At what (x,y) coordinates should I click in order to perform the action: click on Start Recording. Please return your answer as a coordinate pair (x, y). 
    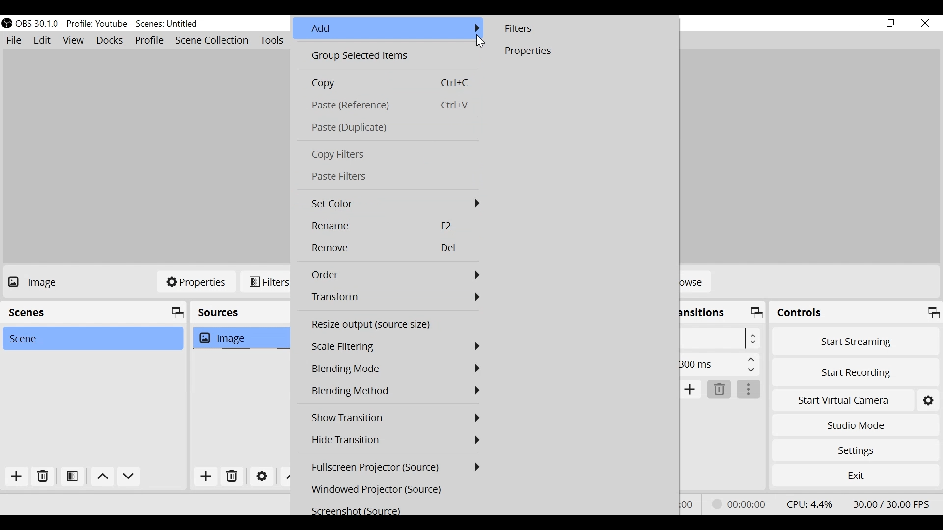
    Looking at the image, I should click on (854, 373).